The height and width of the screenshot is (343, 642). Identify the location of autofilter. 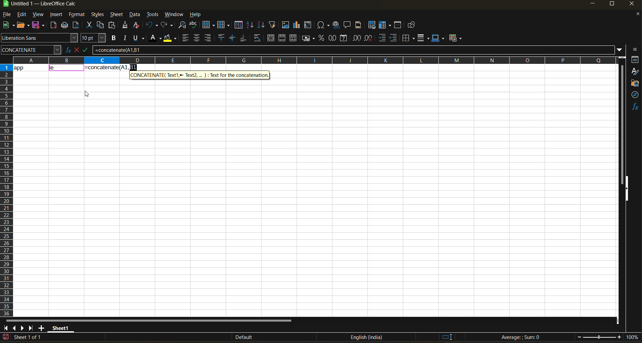
(273, 24).